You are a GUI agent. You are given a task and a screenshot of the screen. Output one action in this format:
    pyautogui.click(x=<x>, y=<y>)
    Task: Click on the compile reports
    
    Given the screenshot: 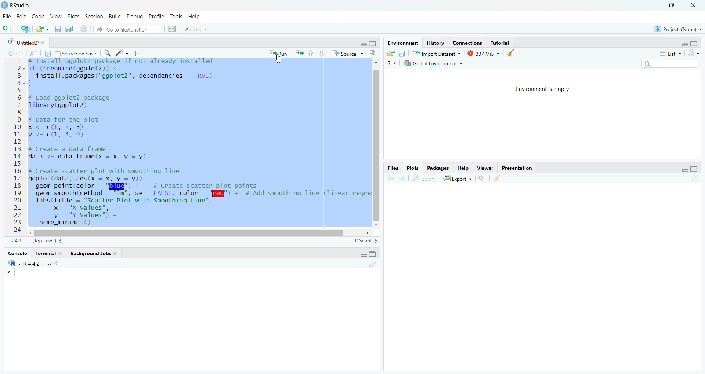 What is the action you would take?
    pyautogui.click(x=139, y=54)
    